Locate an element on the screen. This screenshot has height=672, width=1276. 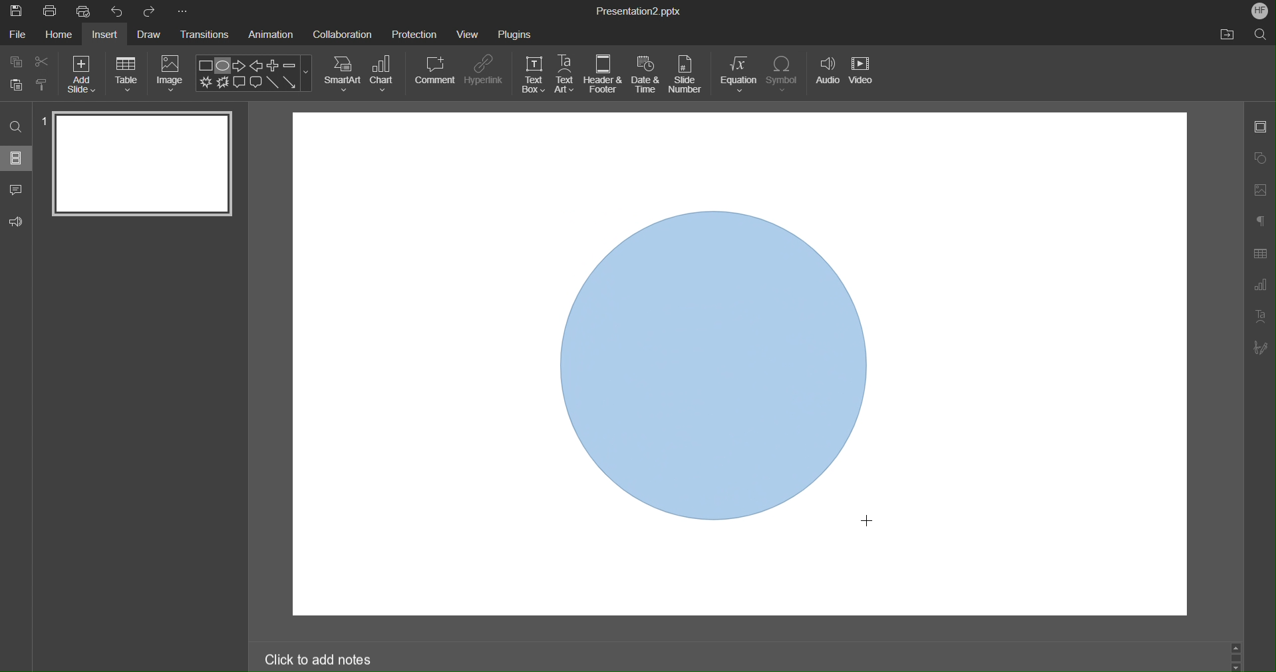
Chart is located at coordinates (384, 73).